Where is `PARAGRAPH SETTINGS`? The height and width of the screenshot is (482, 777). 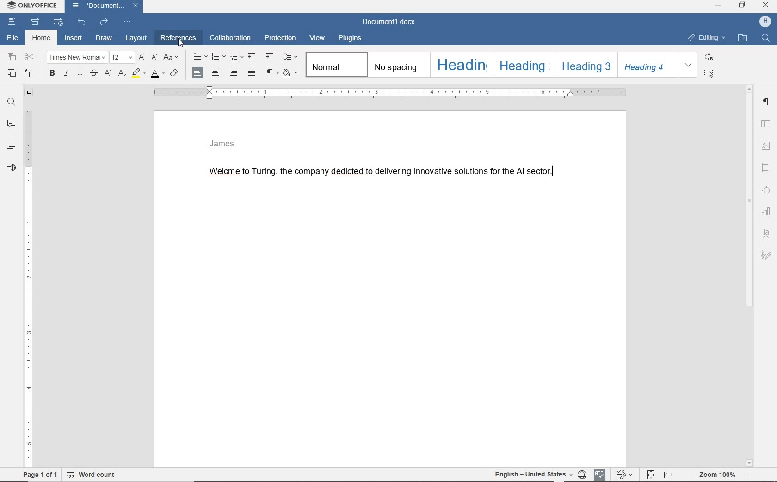 PARAGRAPH SETTINGS is located at coordinates (767, 103).